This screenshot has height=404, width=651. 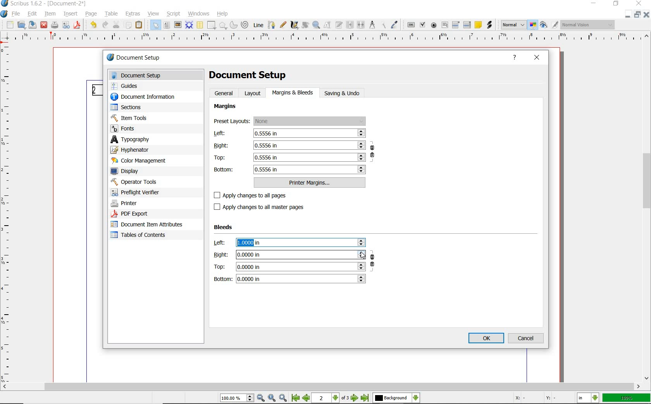 I want to click on Minimize, so click(x=638, y=15).